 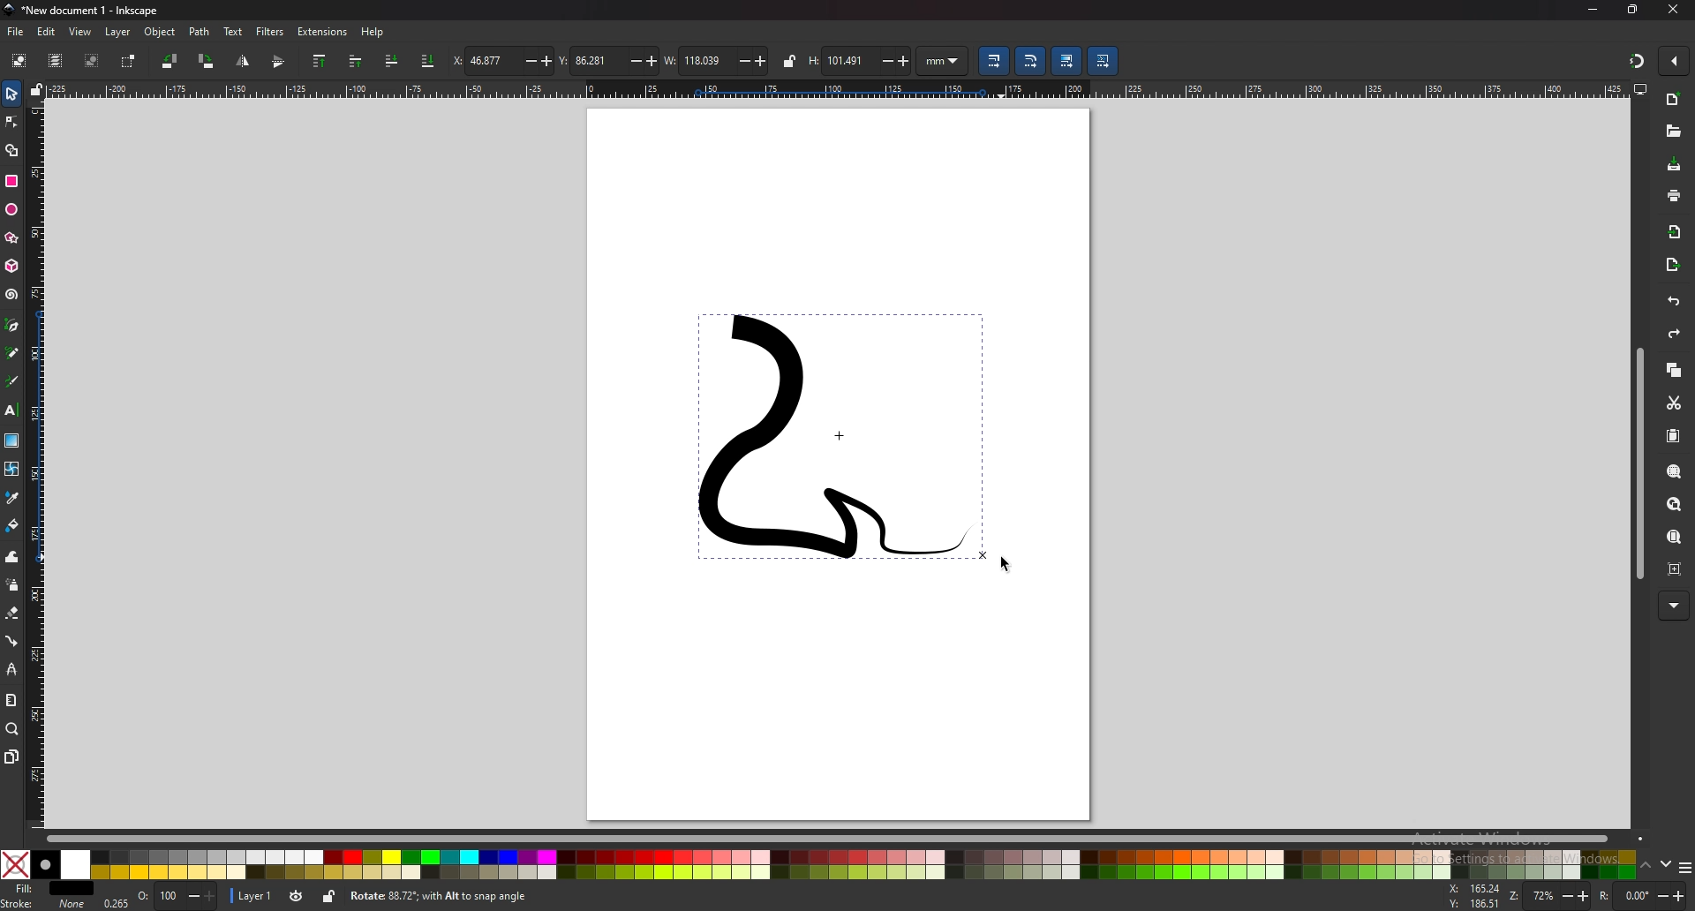 I want to click on move gradient, so click(x=1066, y=61).